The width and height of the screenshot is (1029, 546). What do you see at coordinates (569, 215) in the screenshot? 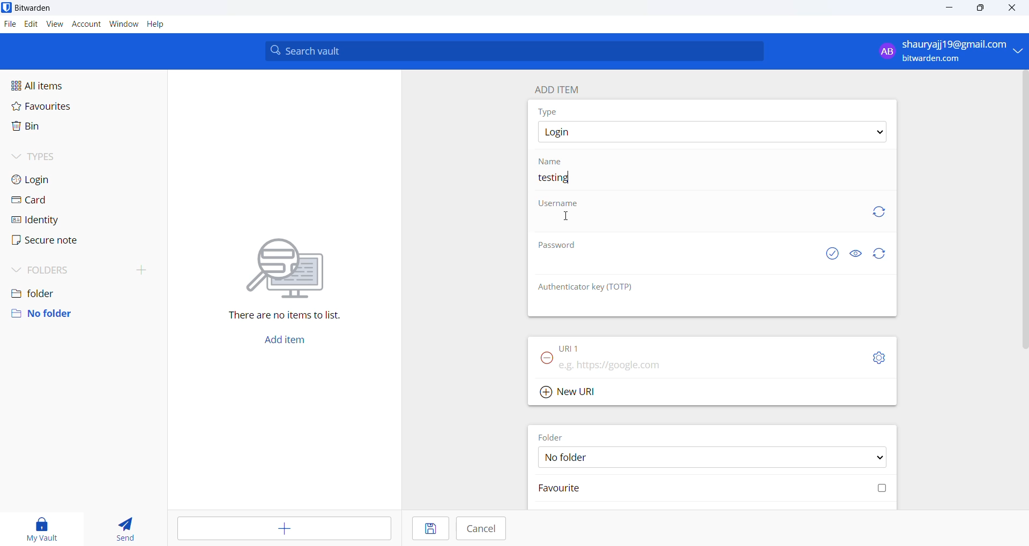
I see `cursor` at bounding box center [569, 215].